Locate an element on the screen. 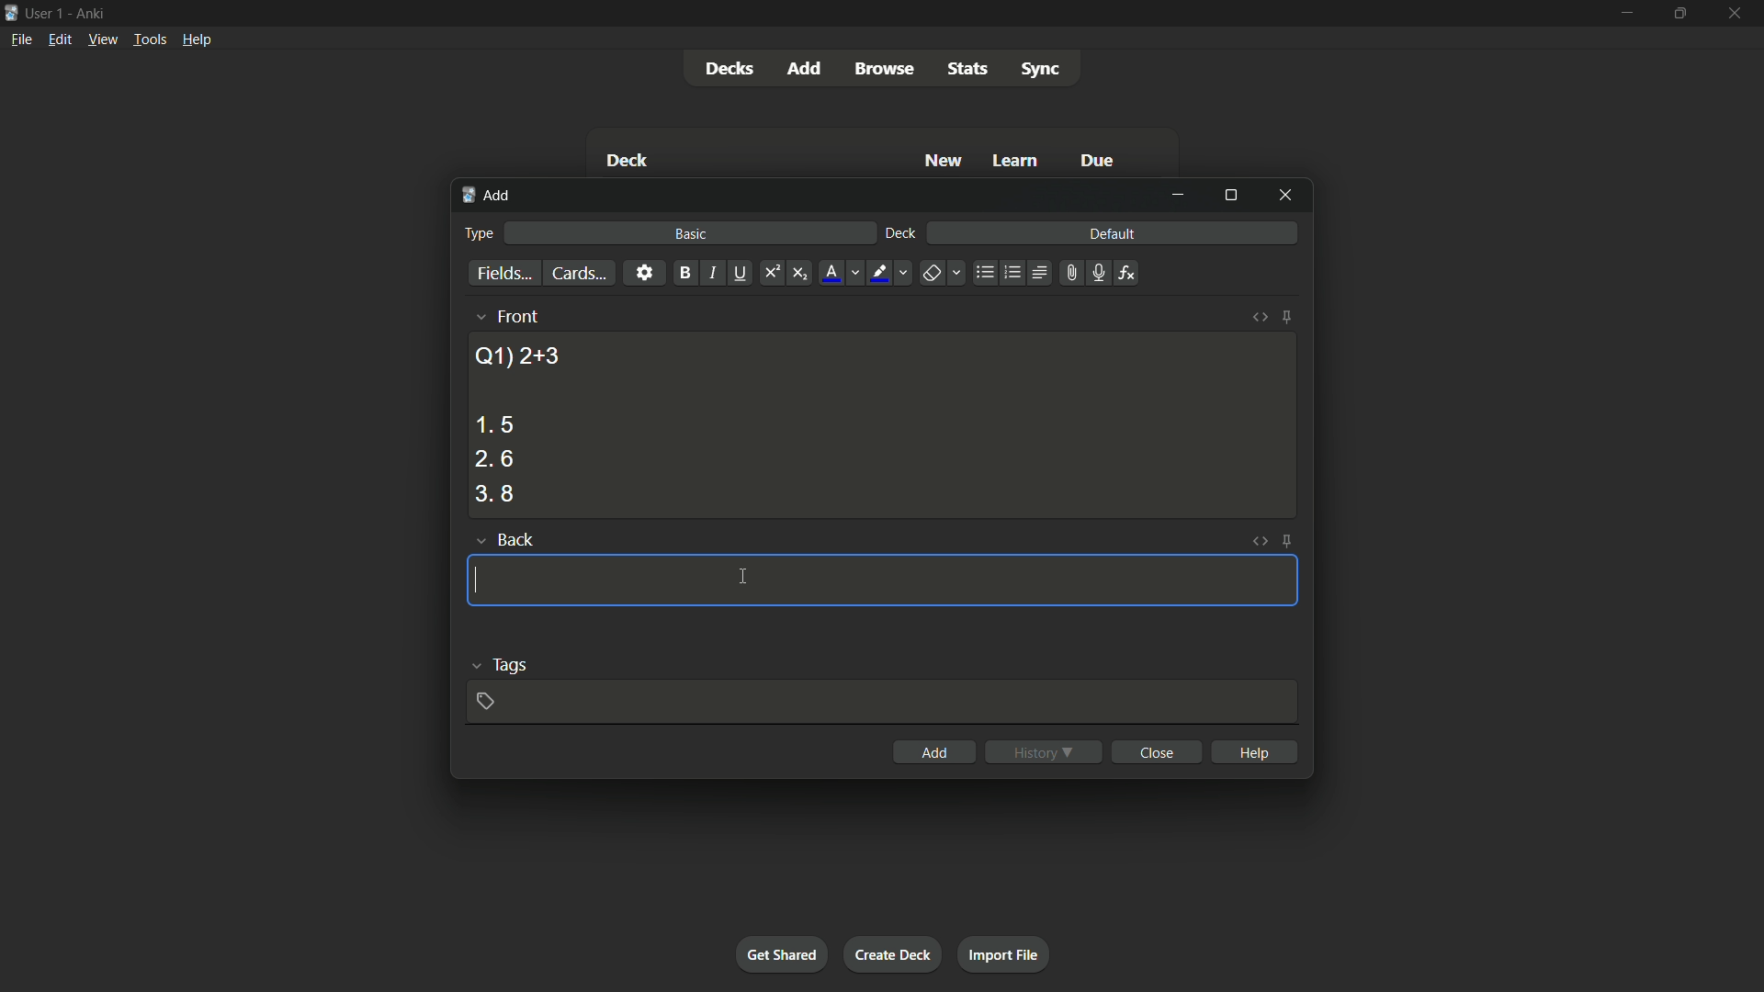  help is located at coordinates (1257, 751).